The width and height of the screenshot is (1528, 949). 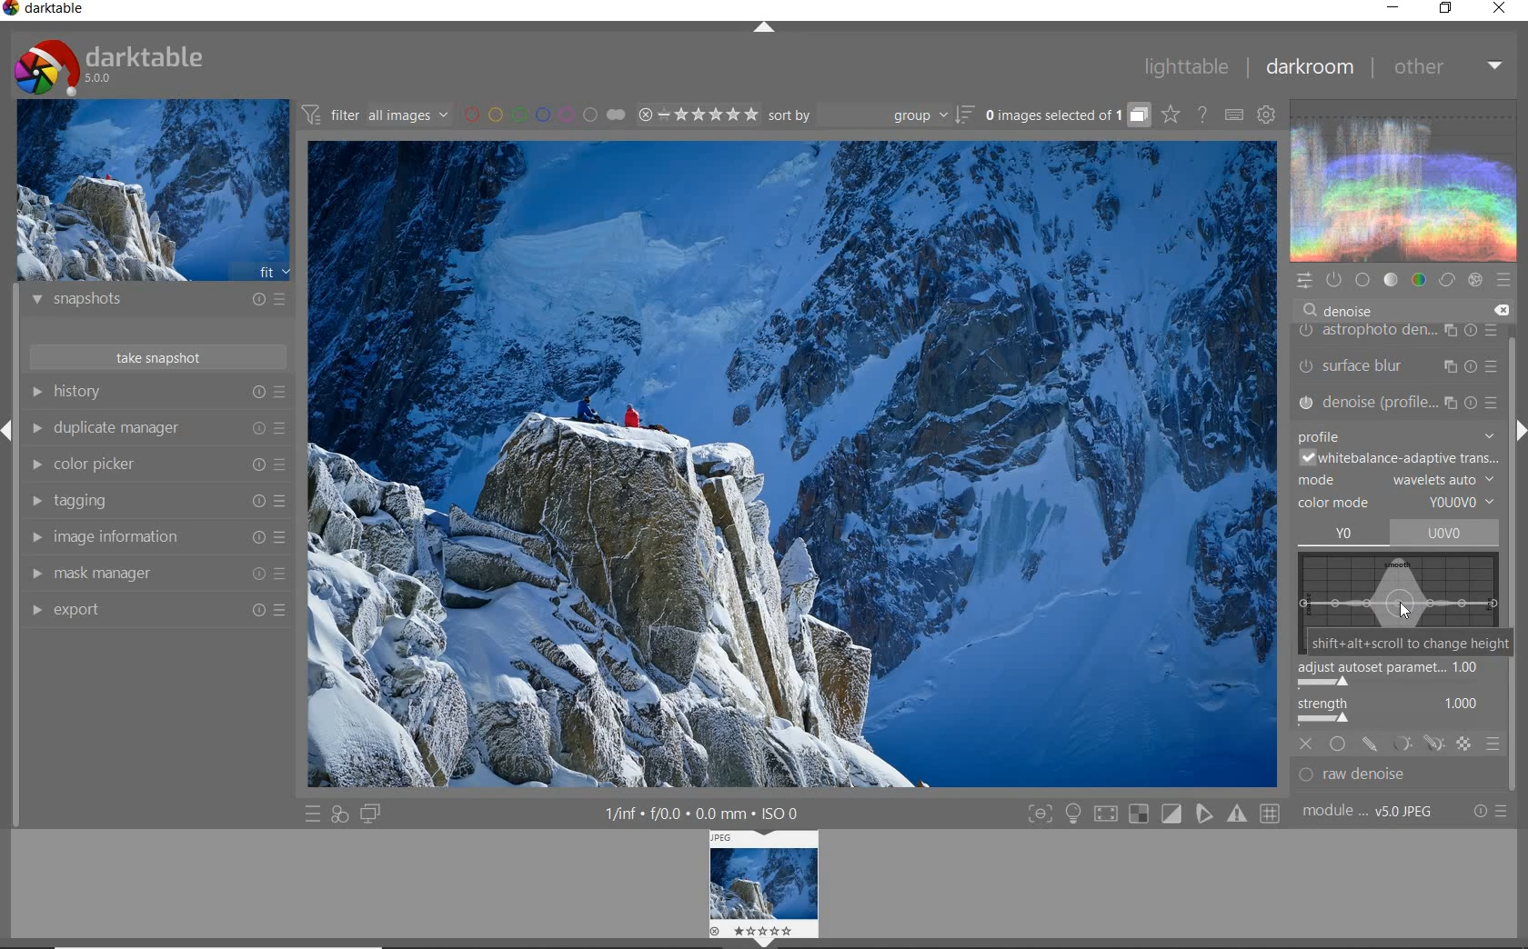 I want to click on quick access to presets, so click(x=313, y=814).